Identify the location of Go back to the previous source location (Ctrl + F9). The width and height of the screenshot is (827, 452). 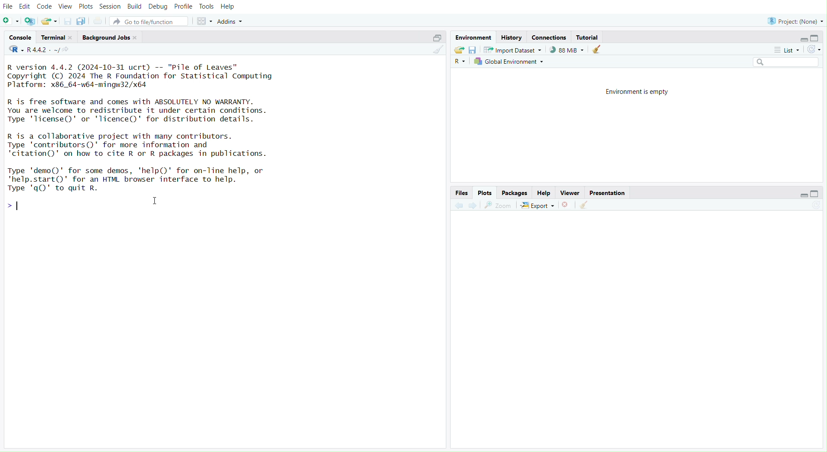
(459, 205).